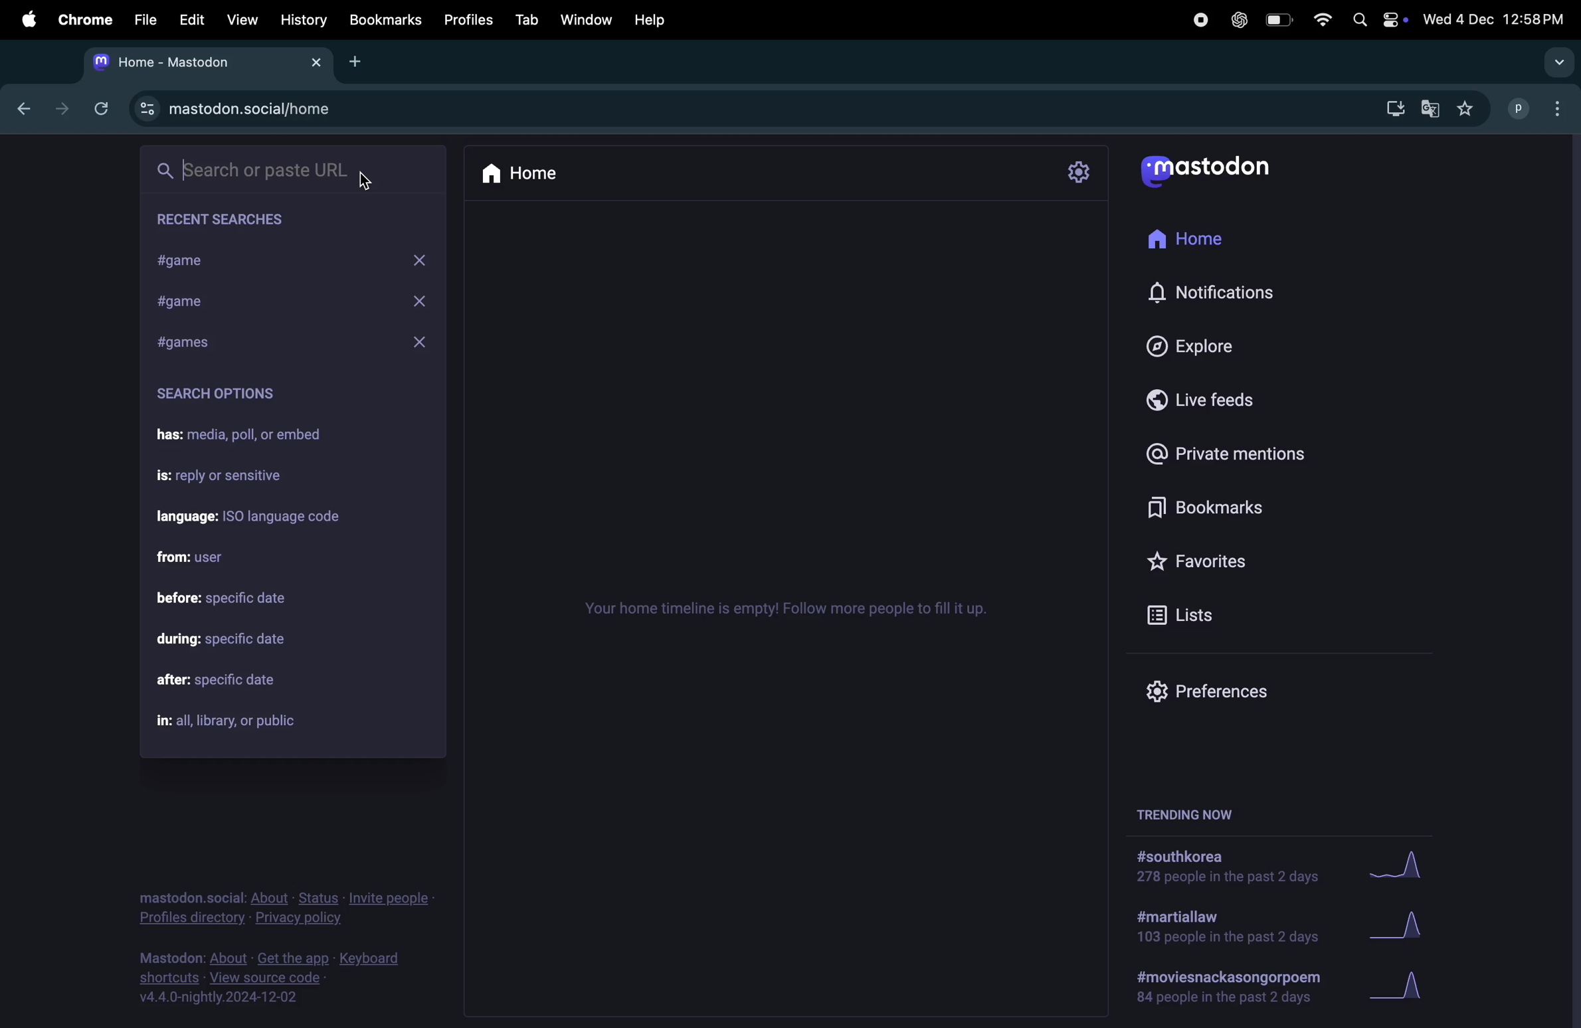 This screenshot has width=1581, height=1028. I want to click on help, so click(648, 19).